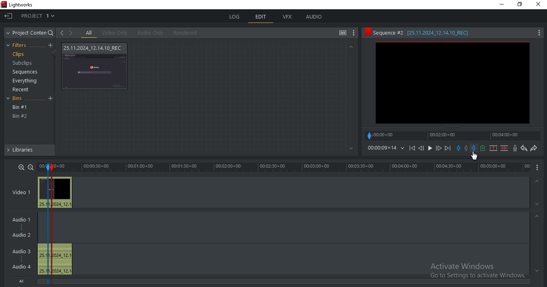 This screenshot has height=287, width=547. What do you see at coordinates (51, 99) in the screenshot?
I see `Add Bin` at bounding box center [51, 99].